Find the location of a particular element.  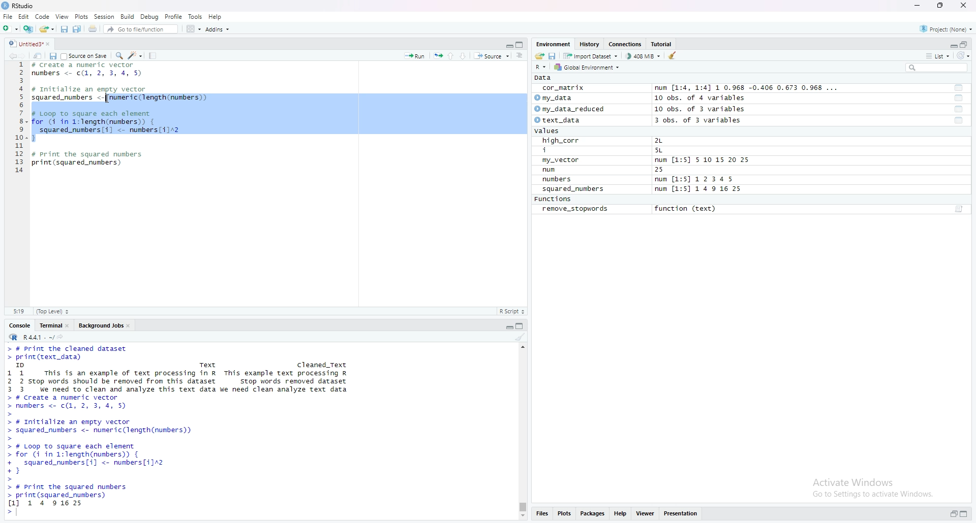

Viewer is located at coordinates (646, 514).